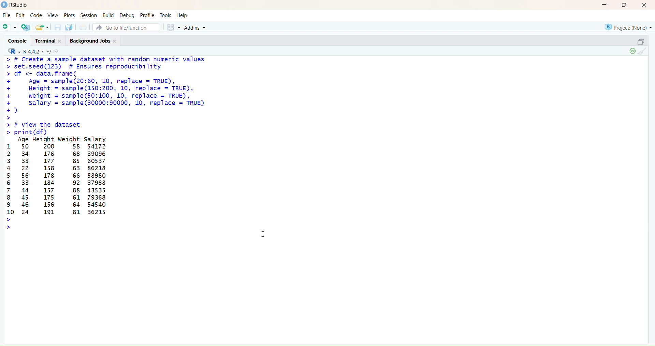  What do you see at coordinates (196, 28) in the screenshot?
I see `Addons` at bounding box center [196, 28].